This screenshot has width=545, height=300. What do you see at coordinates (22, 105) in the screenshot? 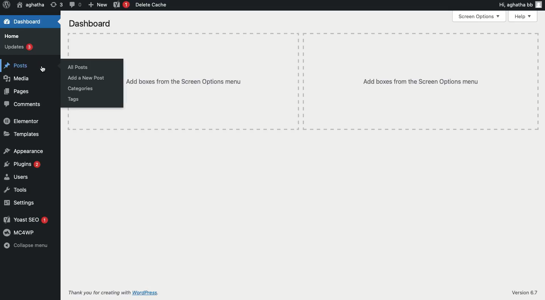
I see `Comments` at bounding box center [22, 105].